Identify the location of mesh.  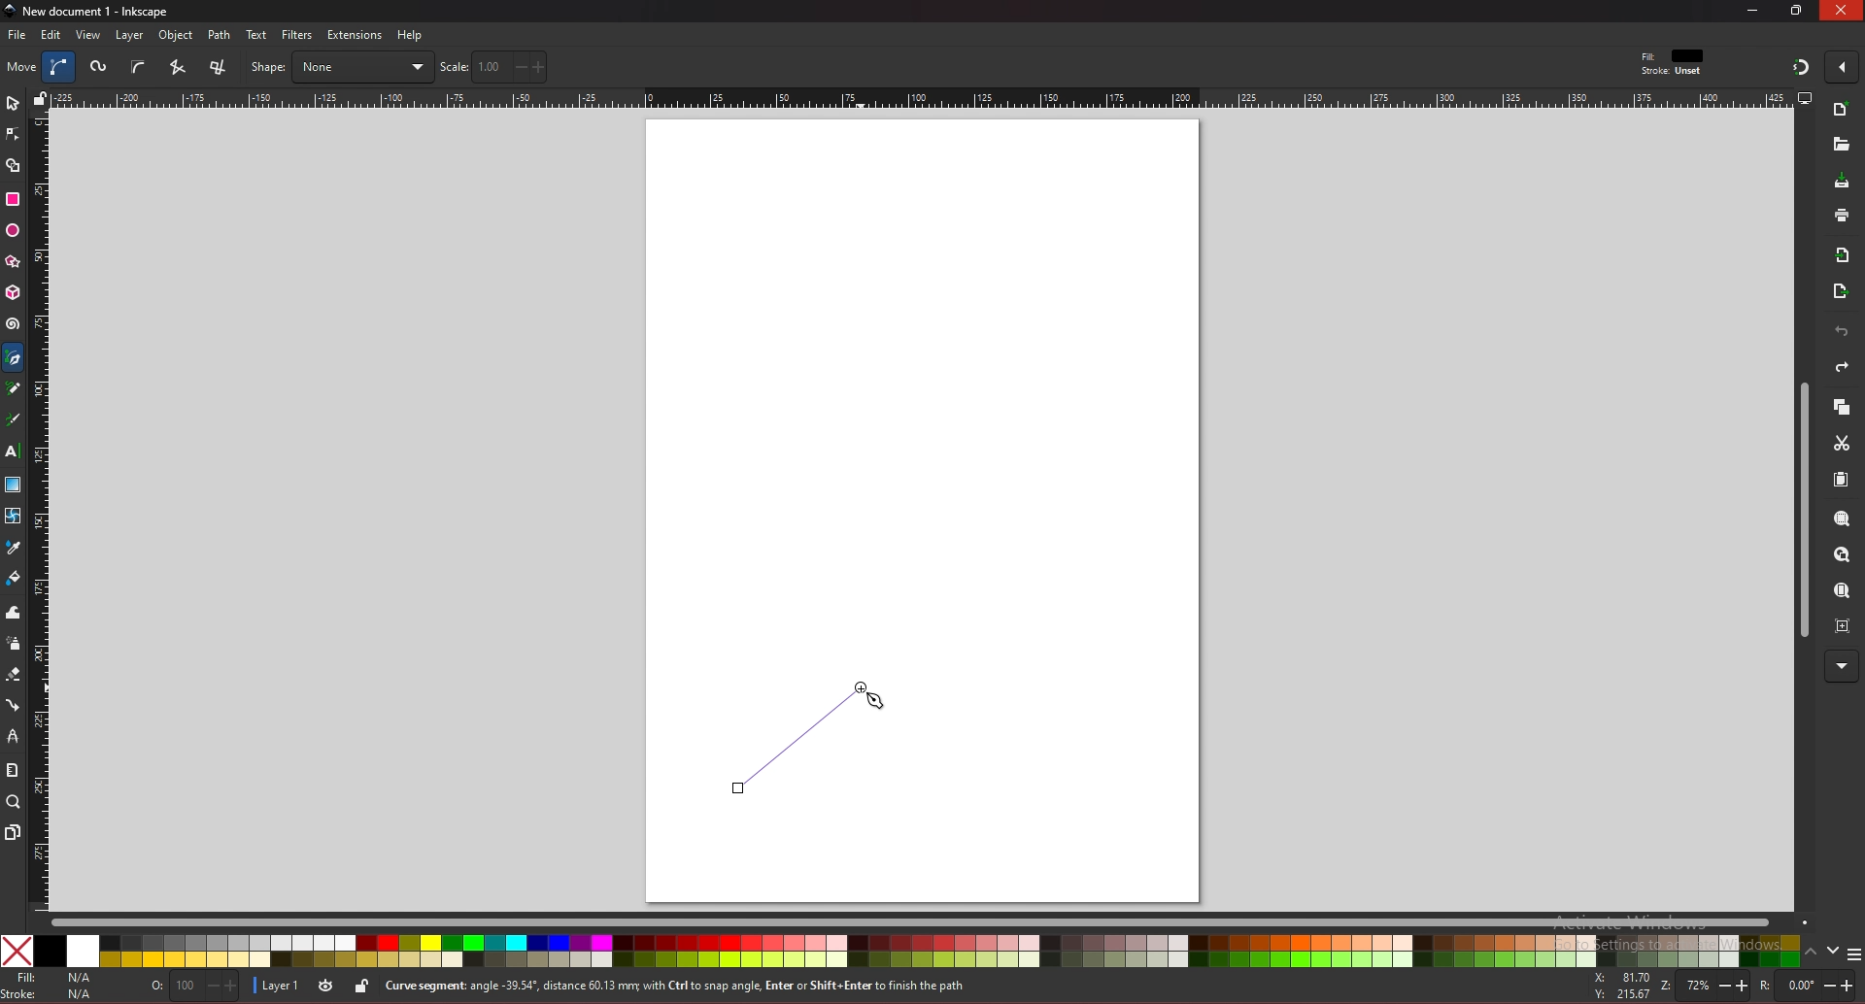
(12, 516).